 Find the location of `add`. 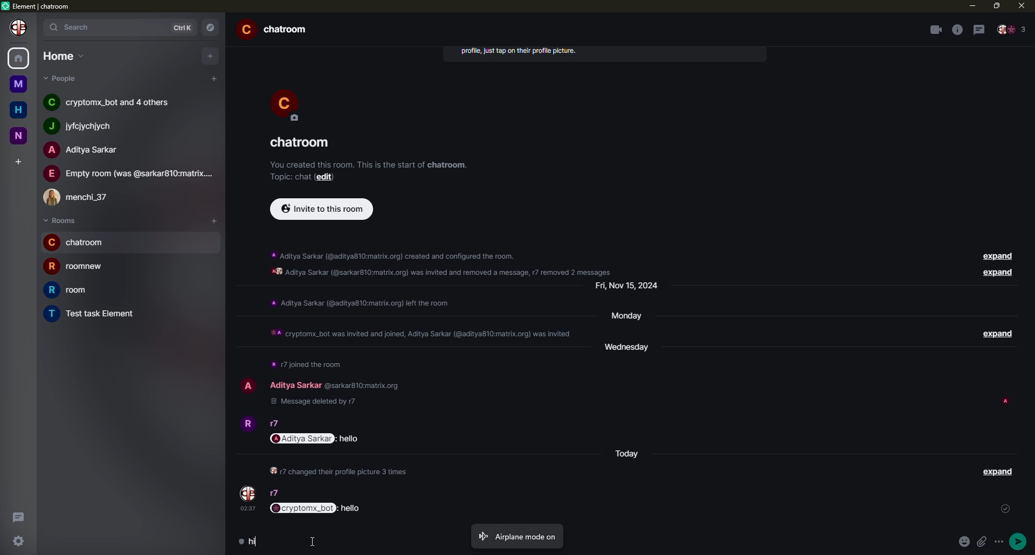

add is located at coordinates (213, 79).